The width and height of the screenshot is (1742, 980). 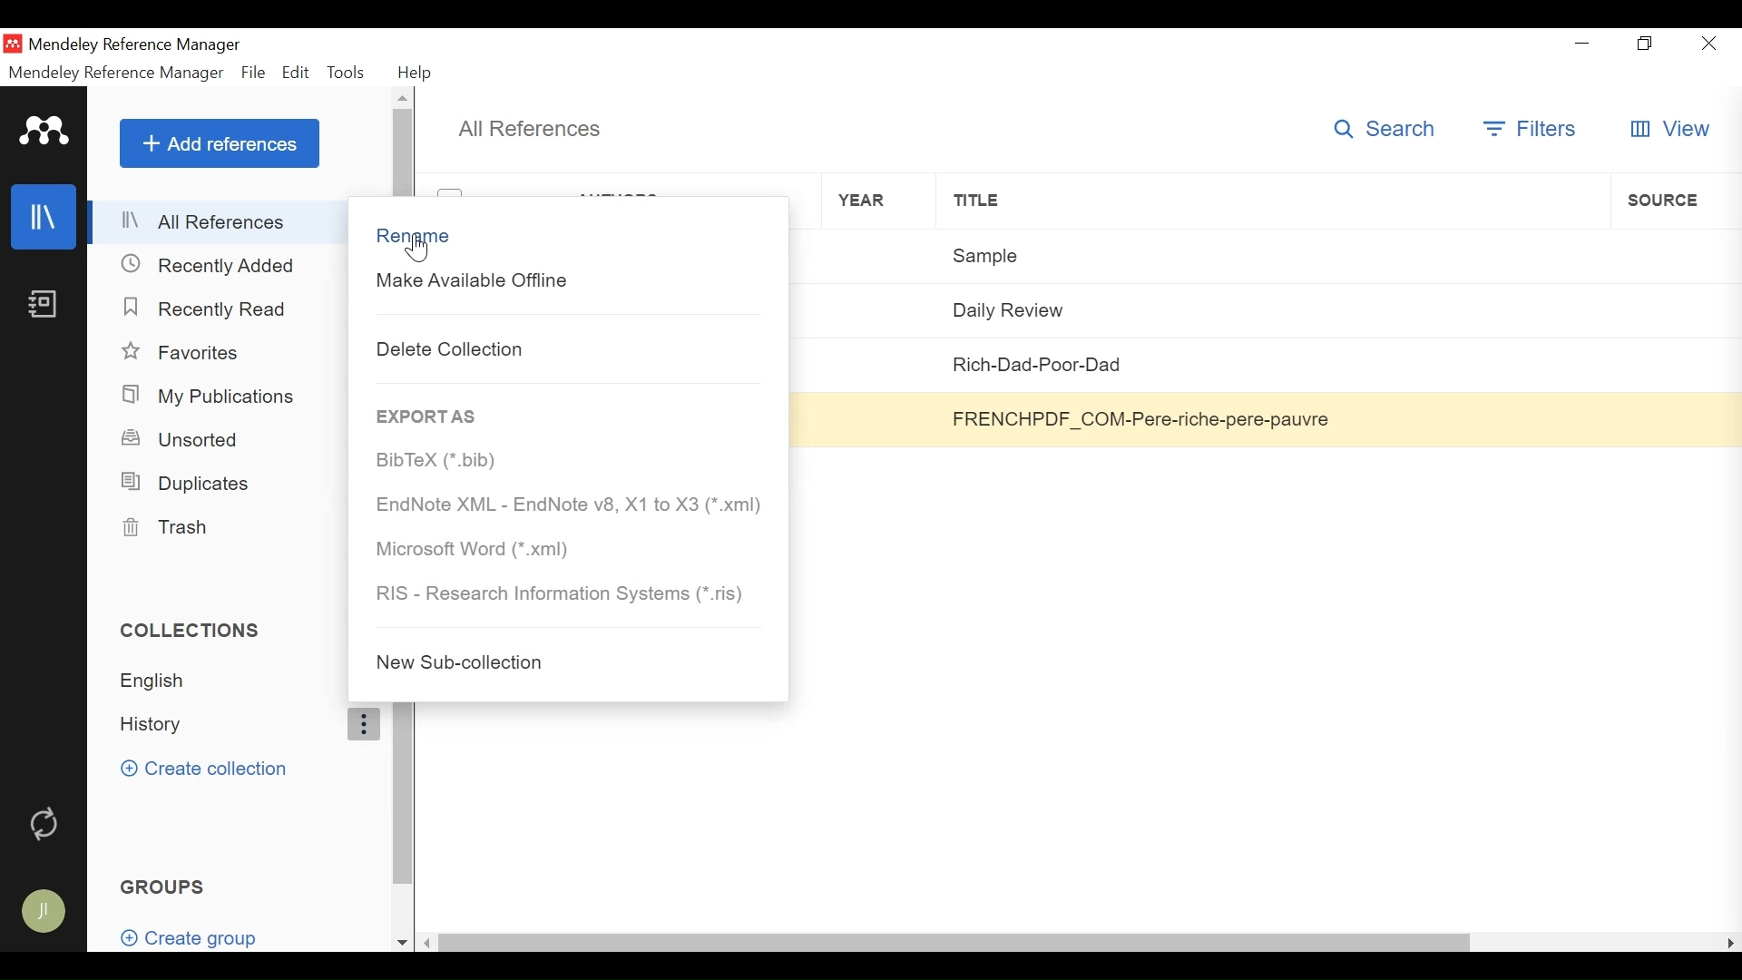 What do you see at coordinates (881, 364) in the screenshot?
I see `Year` at bounding box center [881, 364].